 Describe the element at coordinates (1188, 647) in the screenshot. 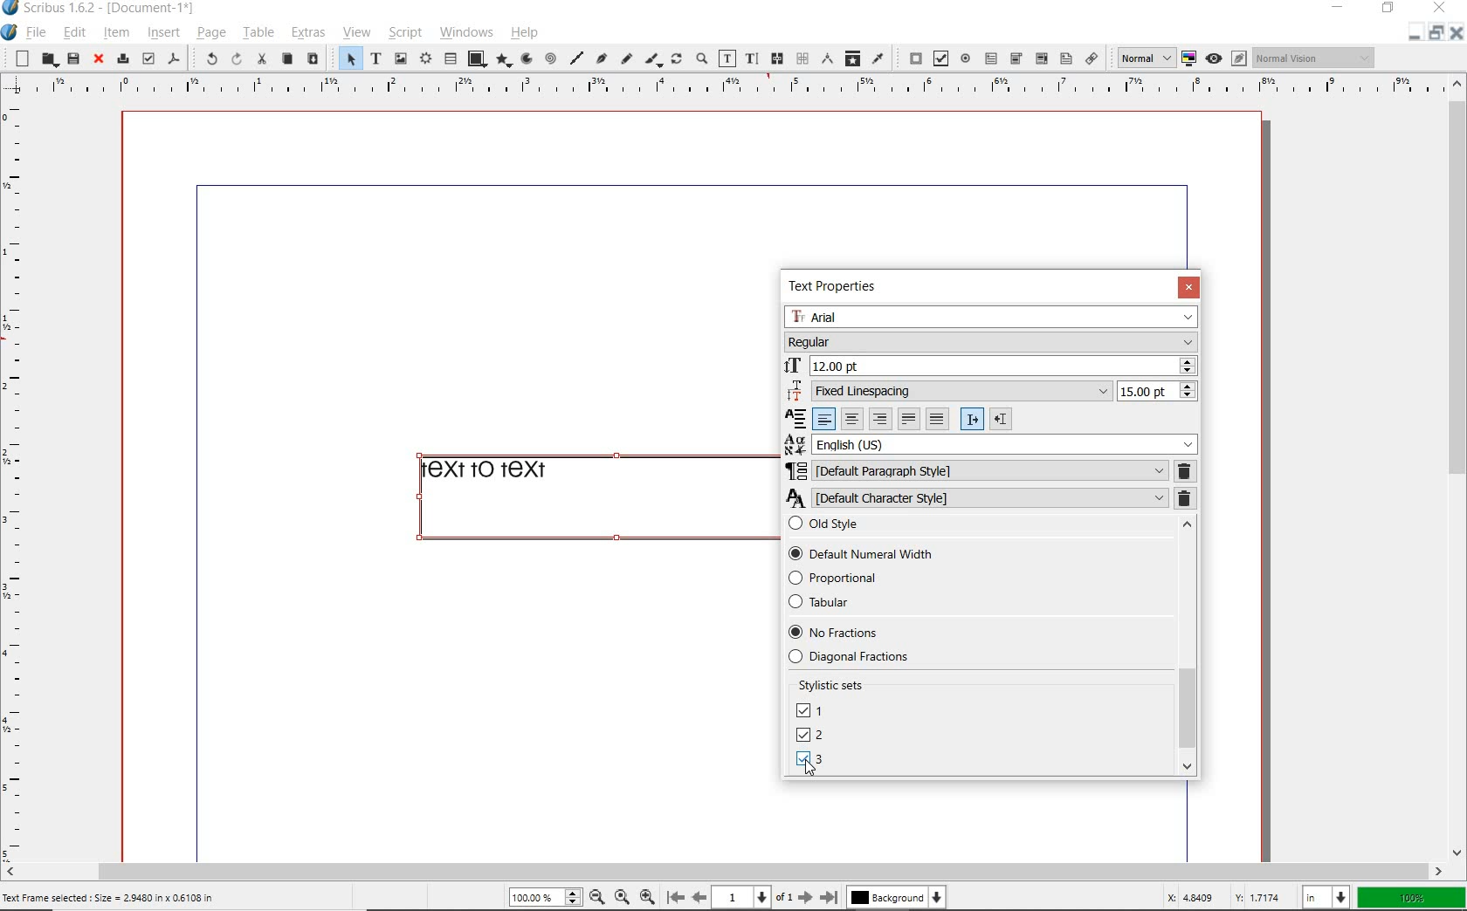

I see `SCROLLBAR` at that location.